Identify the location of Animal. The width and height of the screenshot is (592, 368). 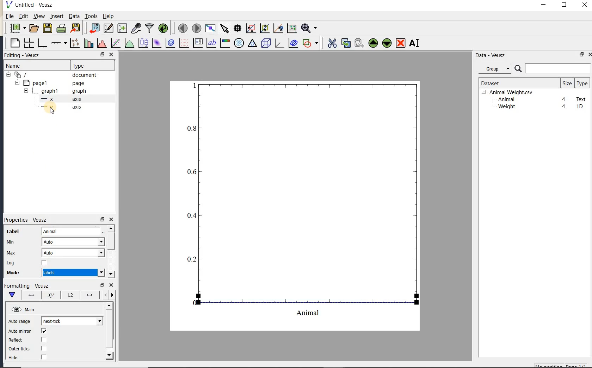
(72, 232).